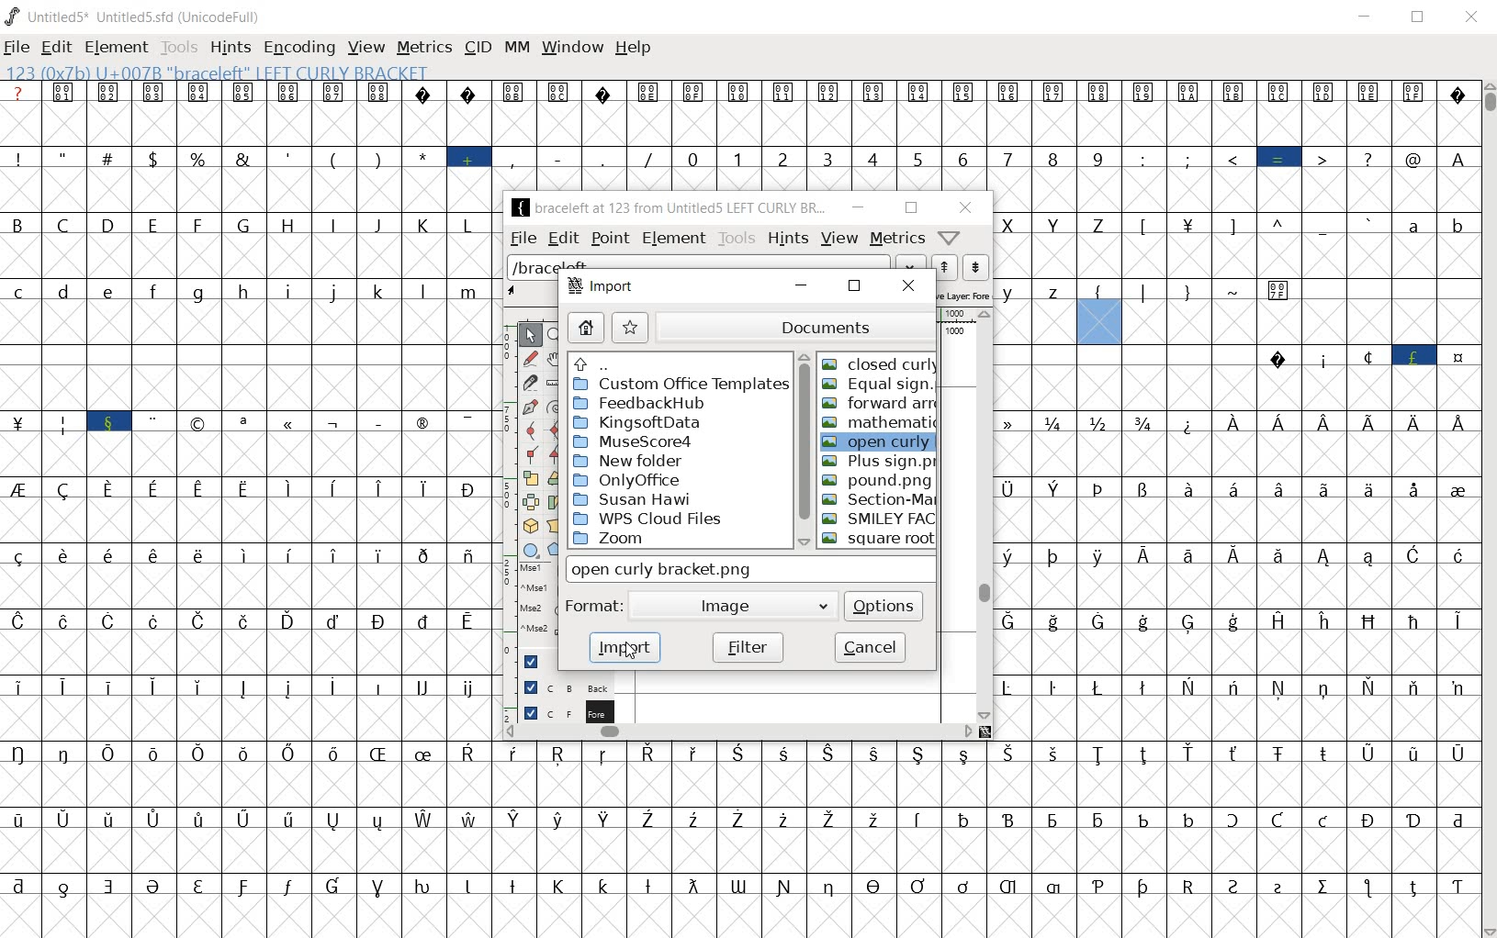 The height and width of the screenshot is (938, 1497). What do you see at coordinates (531, 479) in the screenshot?
I see `scale the selection` at bounding box center [531, 479].